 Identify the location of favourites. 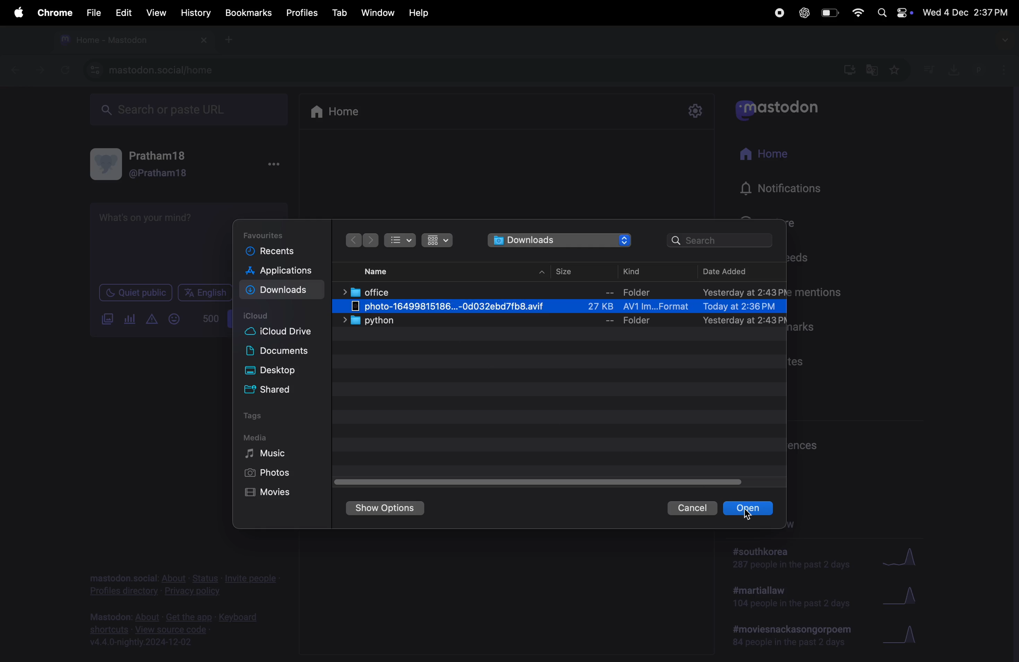
(894, 71).